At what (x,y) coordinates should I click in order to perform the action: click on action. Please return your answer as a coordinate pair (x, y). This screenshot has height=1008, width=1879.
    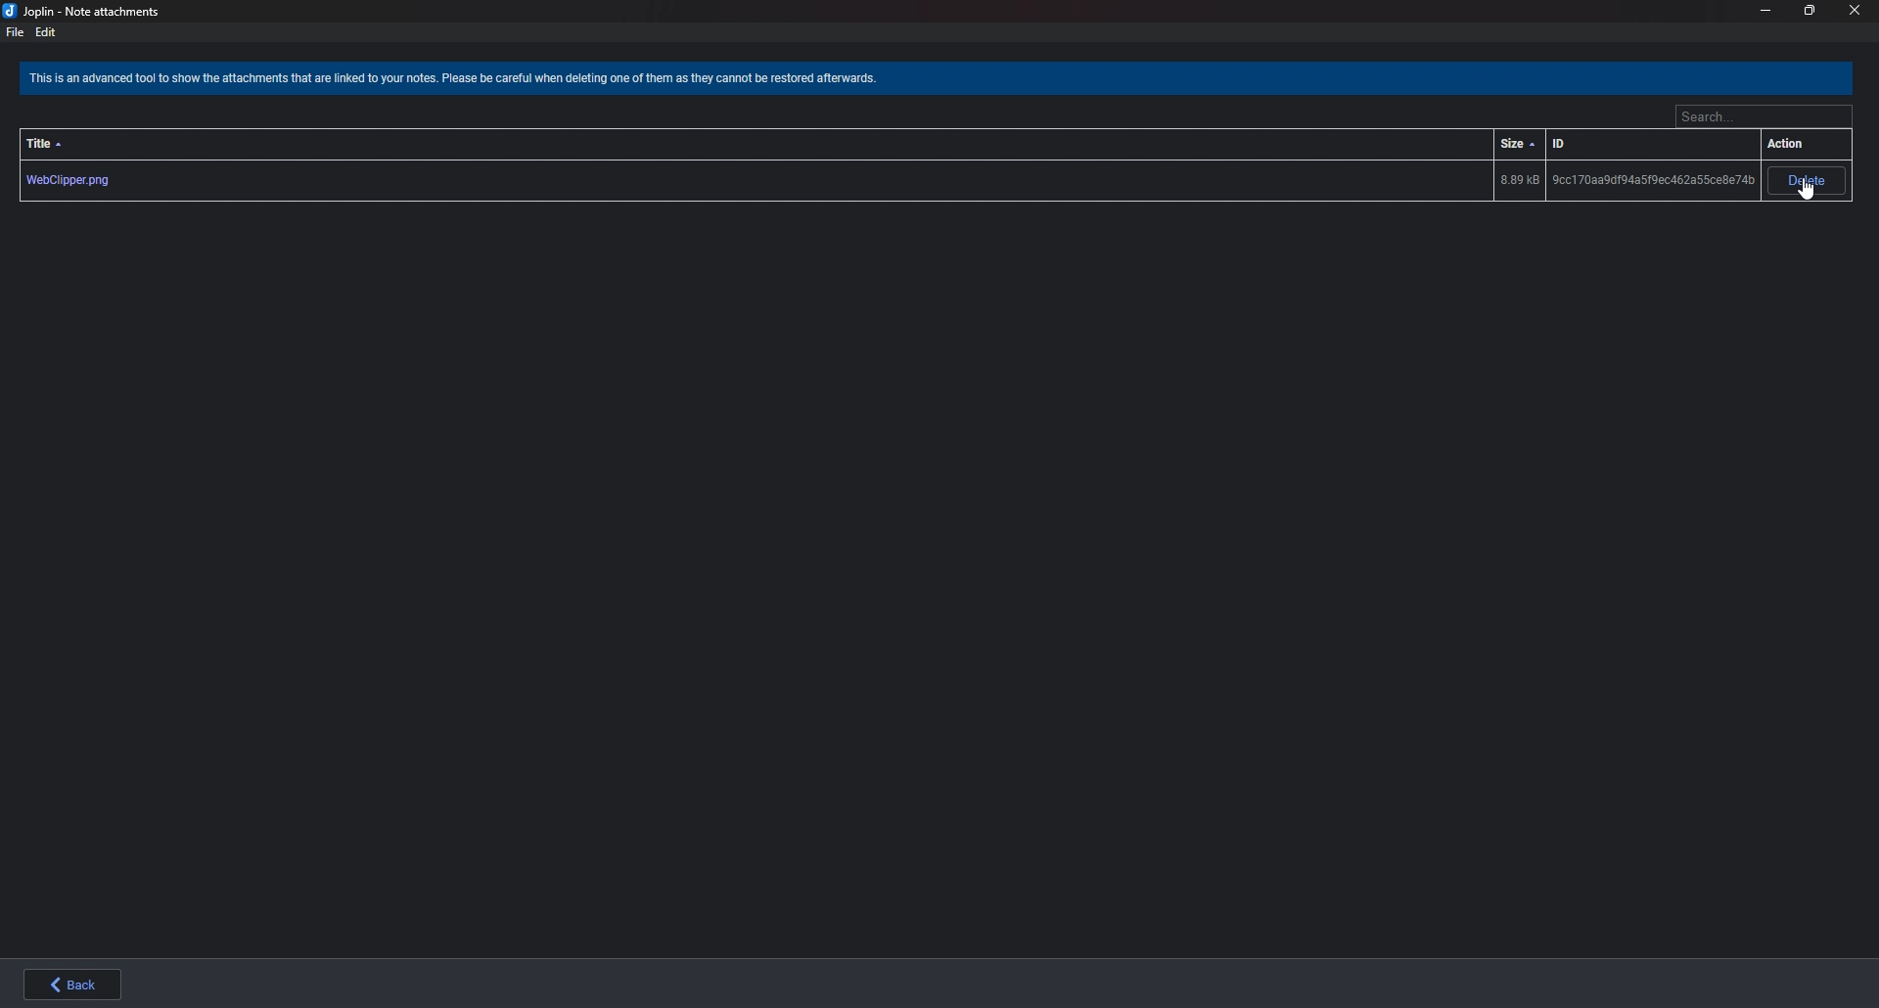
    Looking at the image, I should click on (1791, 145).